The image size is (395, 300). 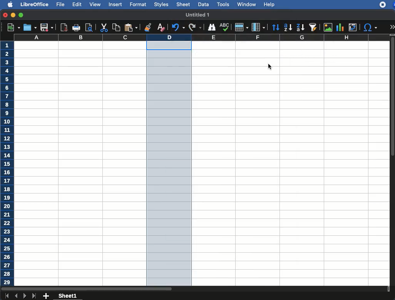 I want to click on close, so click(x=5, y=15).